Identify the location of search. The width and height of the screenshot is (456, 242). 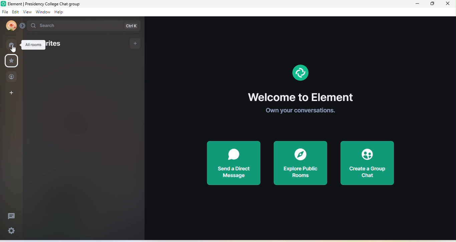
(84, 26).